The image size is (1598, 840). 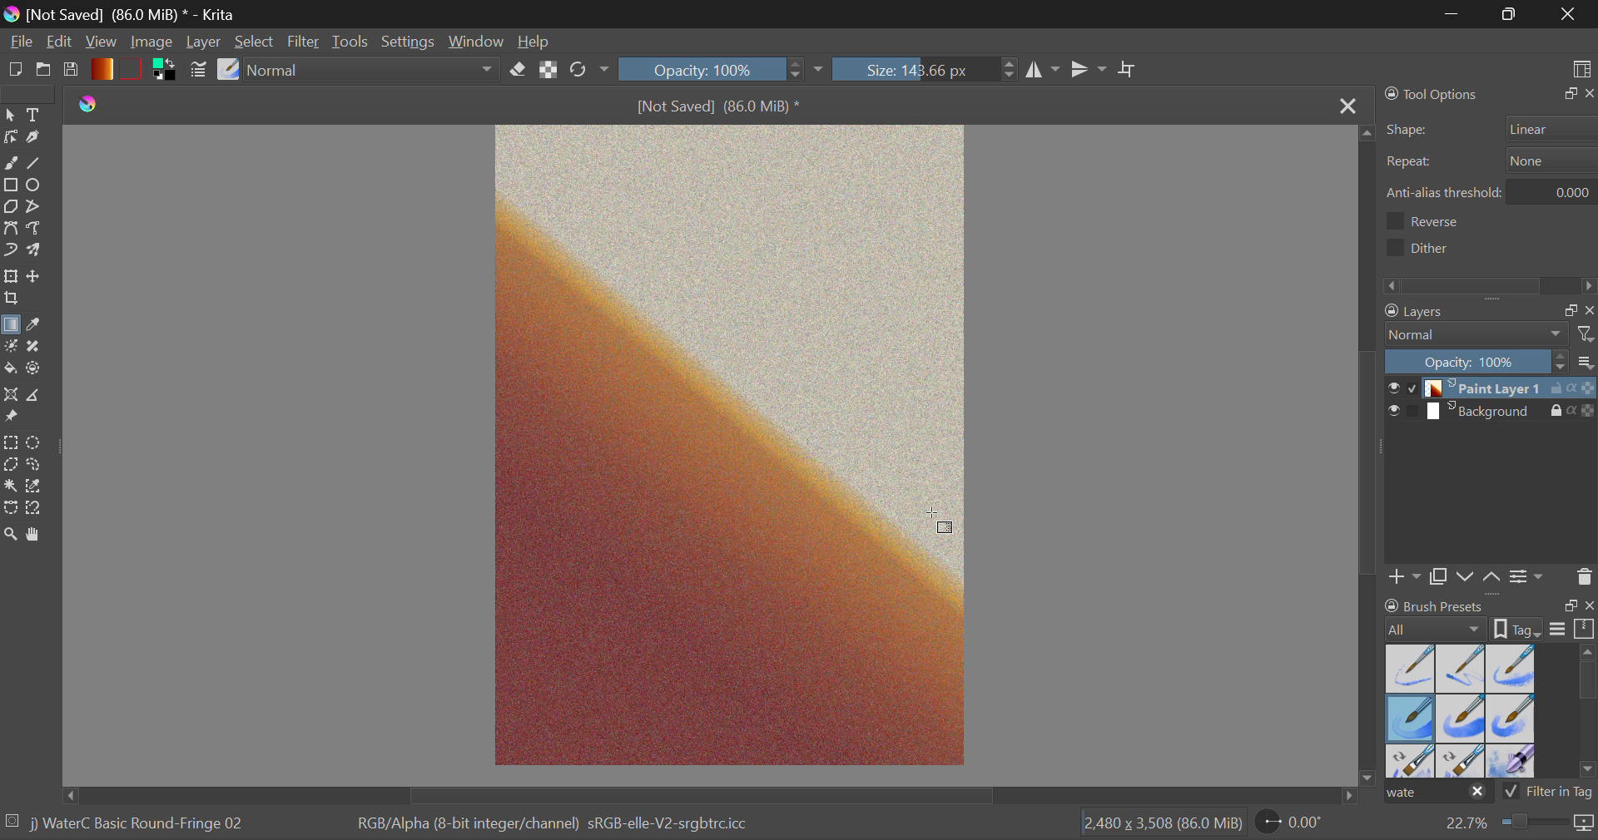 What do you see at coordinates (1414, 415) in the screenshot?
I see `enable background` at bounding box center [1414, 415].